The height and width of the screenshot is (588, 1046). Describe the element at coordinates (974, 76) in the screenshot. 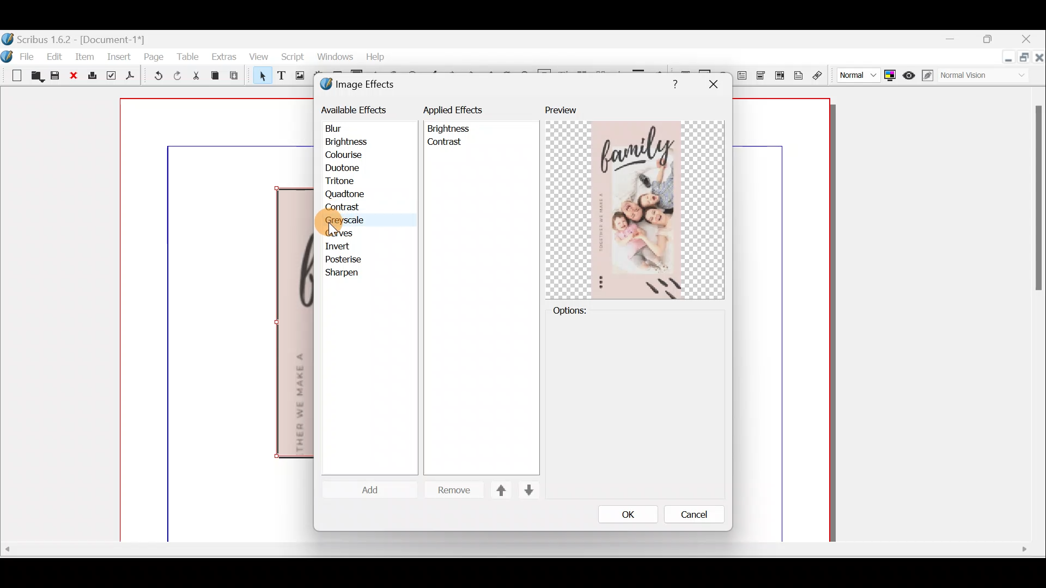

I see `Visual appearance` at that location.